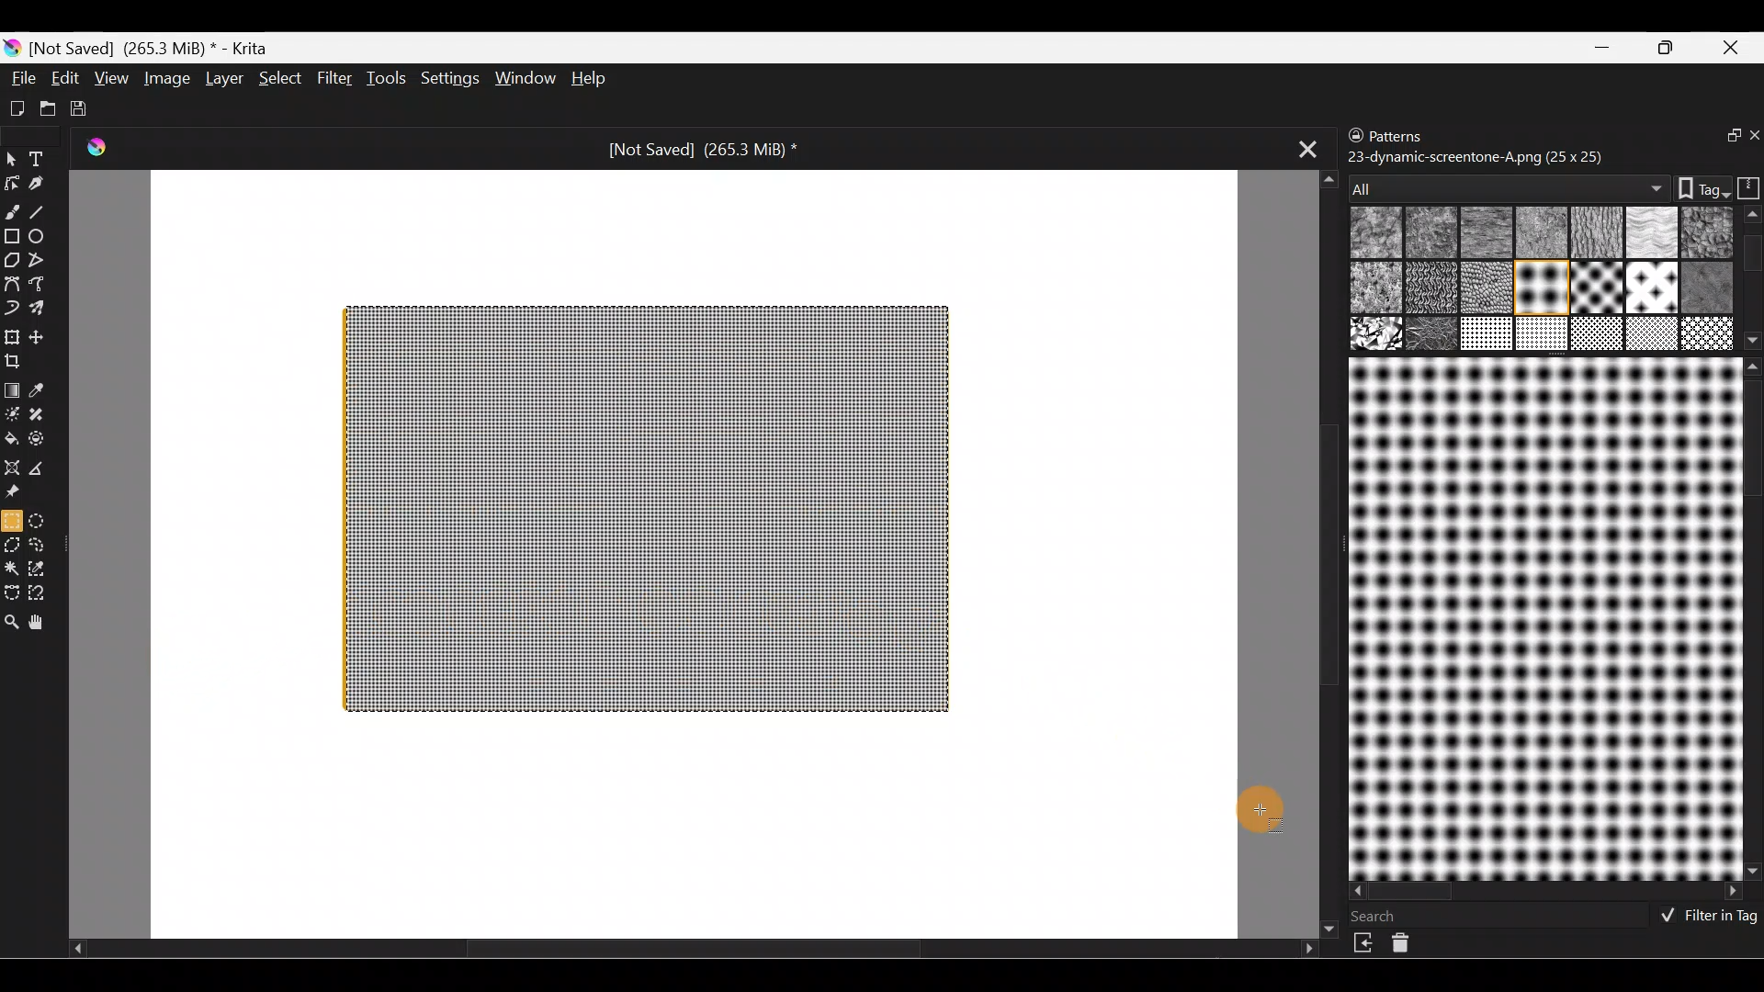 Image resolution: width=1764 pixels, height=992 pixels. What do you see at coordinates (1538, 234) in the screenshot?
I see `03 default-paper.png` at bounding box center [1538, 234].